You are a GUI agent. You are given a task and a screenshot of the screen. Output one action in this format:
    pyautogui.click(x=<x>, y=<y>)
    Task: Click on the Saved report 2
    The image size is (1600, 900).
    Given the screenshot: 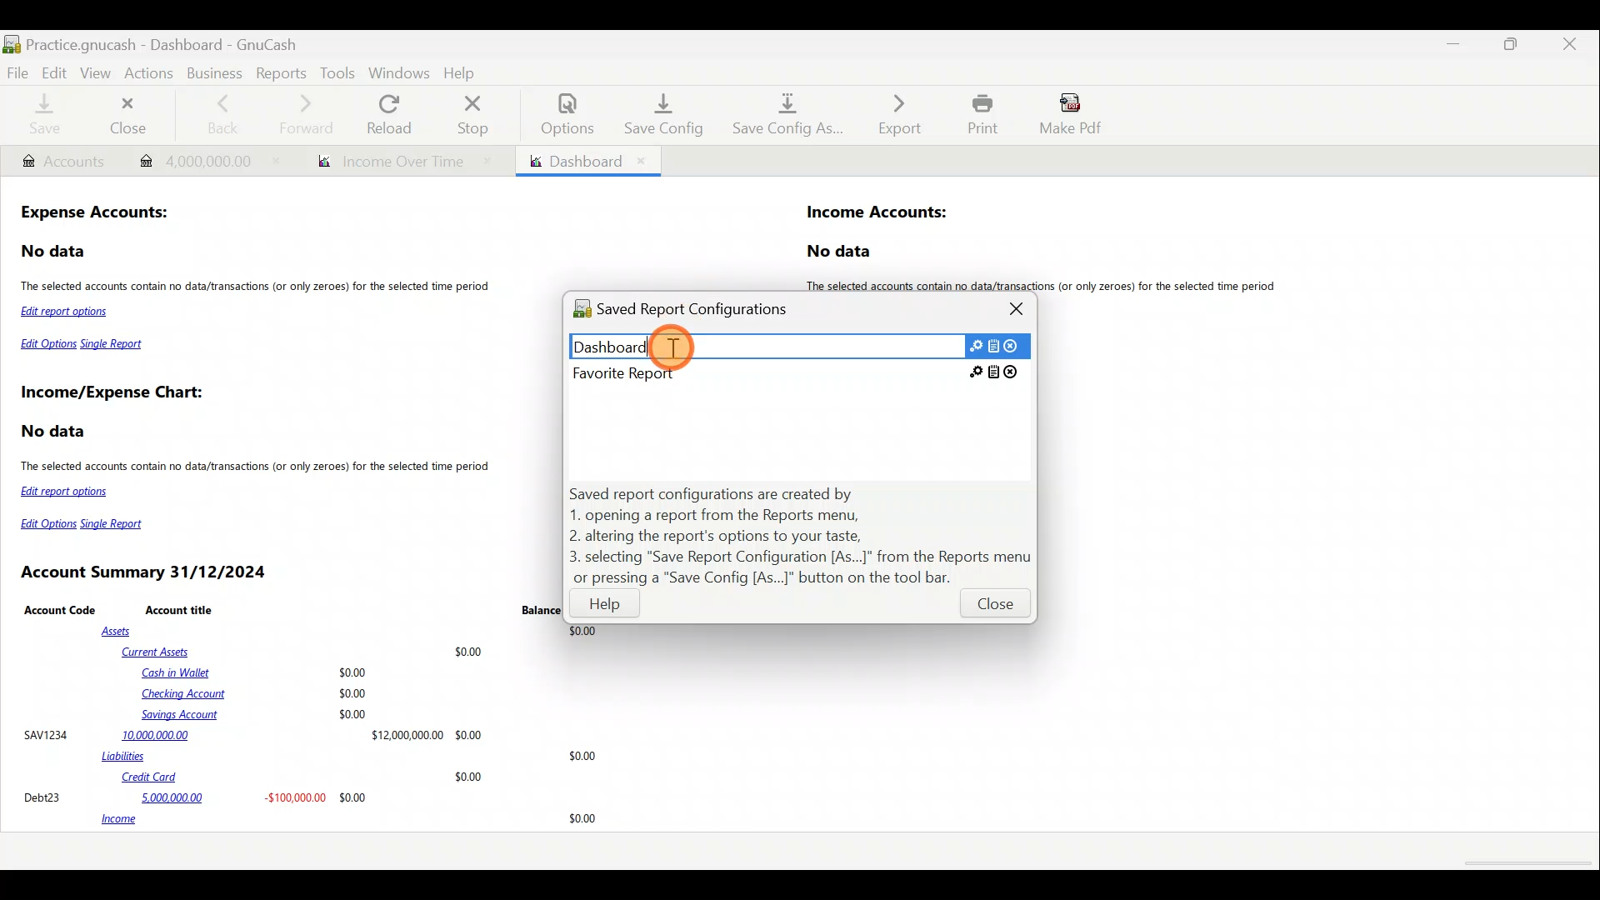 What is the action you would take?
    pyautogui.click(x=797, y=372)
    